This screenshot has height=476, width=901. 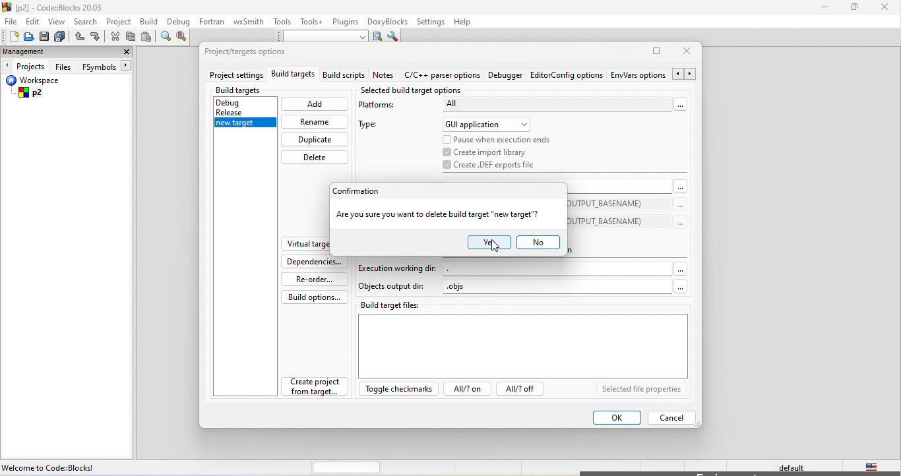 What do you see at coordinates (179, 23) in the screenshot?
I see `debug` at bounding box center [179, 23].